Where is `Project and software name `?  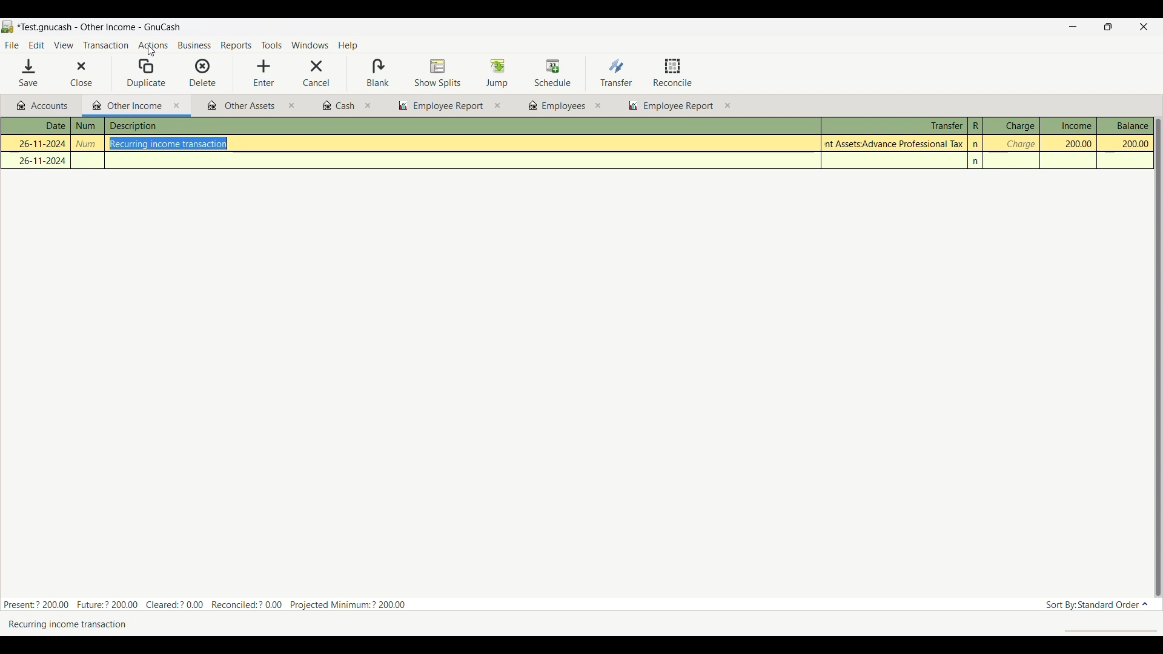 Project and software name  is located at coordinates (99, 28).